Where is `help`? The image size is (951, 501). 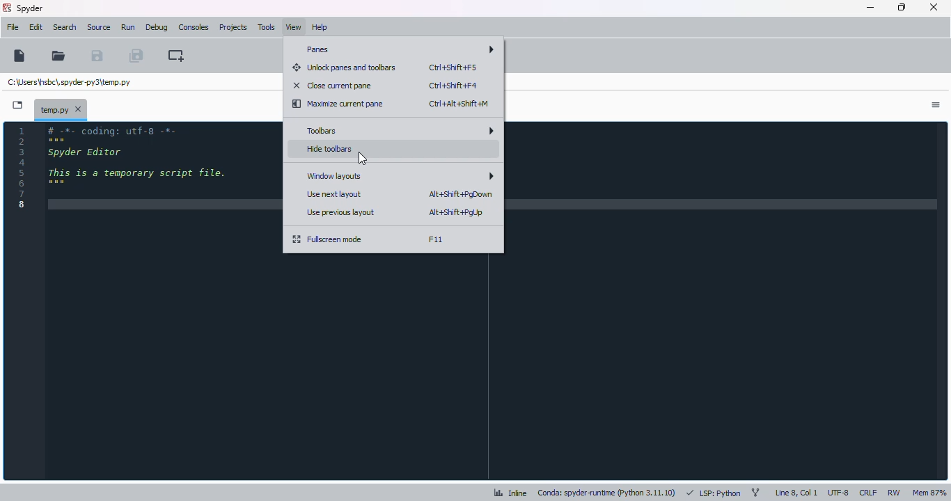 help is located at coordinates (319, 28).